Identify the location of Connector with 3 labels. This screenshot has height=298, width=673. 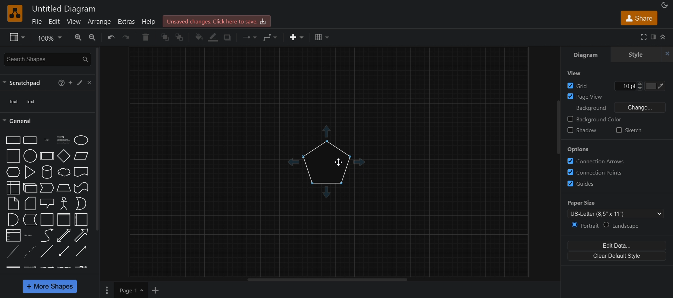
(64, 268).